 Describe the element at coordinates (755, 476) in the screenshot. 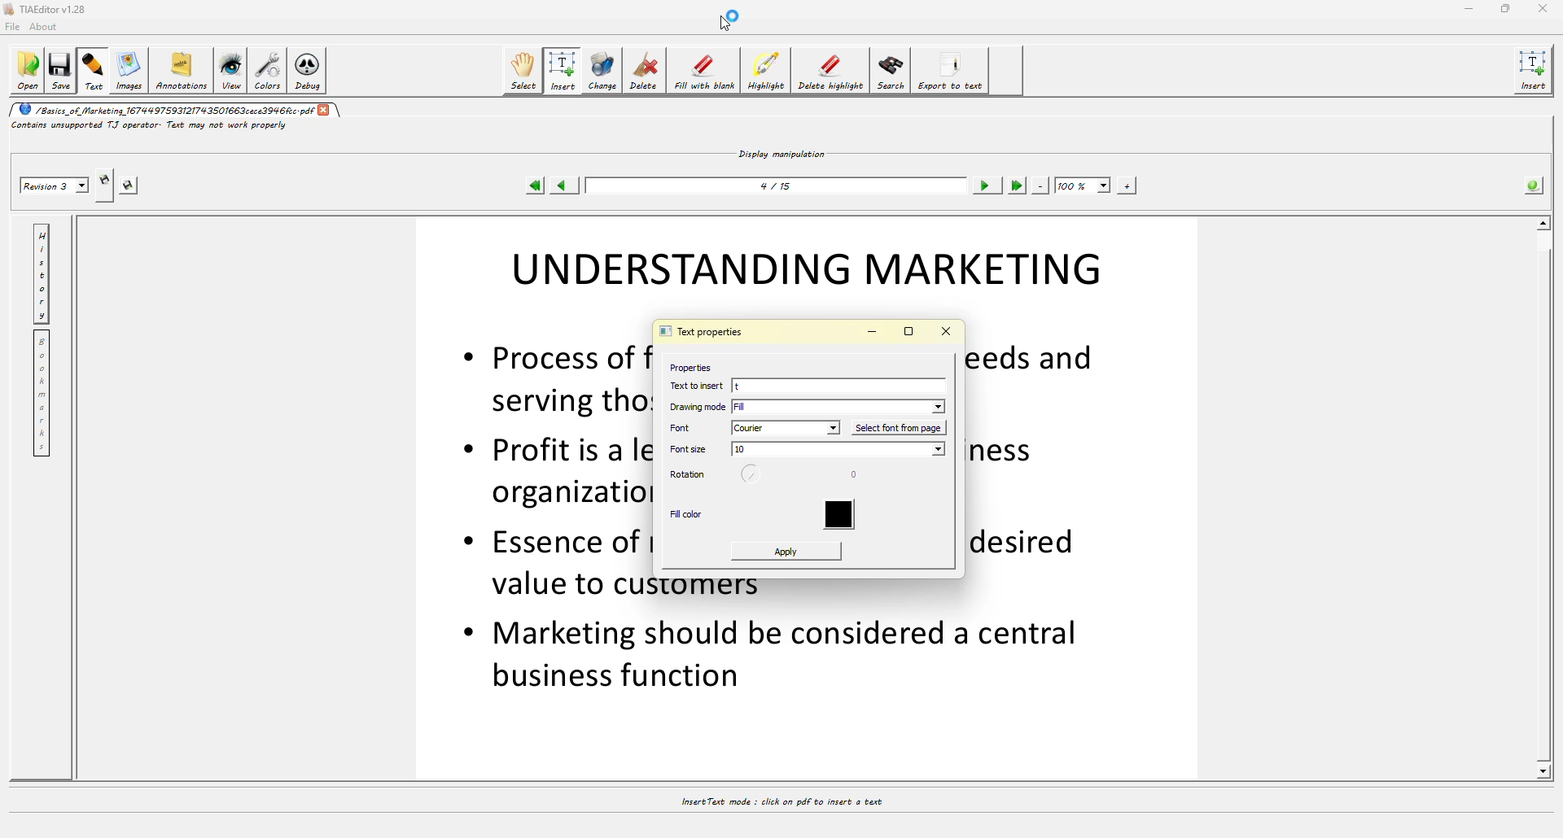

I see `rotaion` at that location.